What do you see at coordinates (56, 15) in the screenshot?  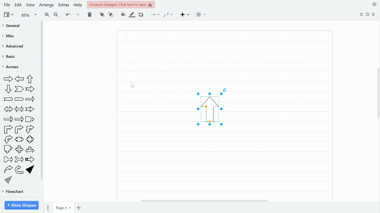 I see `Zoom out` at bounding box center [56, 15].